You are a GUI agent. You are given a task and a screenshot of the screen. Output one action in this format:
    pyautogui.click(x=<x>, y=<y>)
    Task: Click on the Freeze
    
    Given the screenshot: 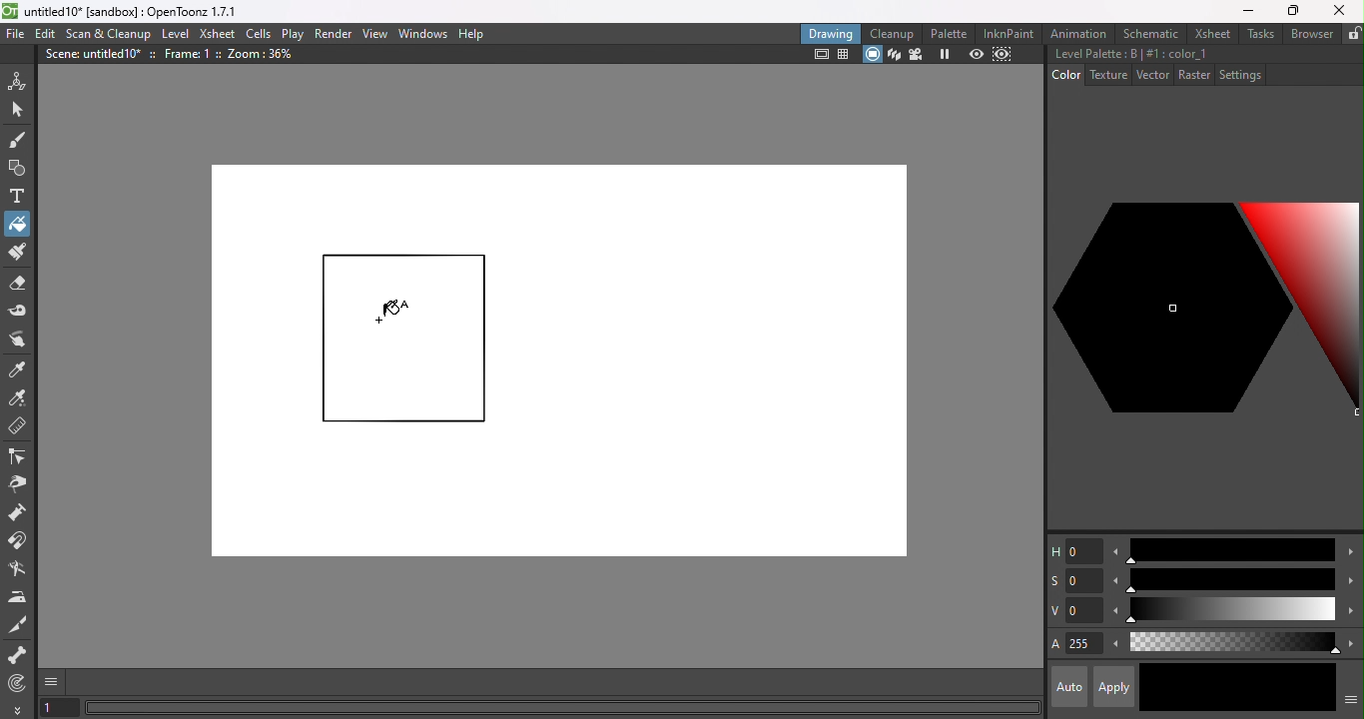 What is the action you would take?
    pyautogui.click(x=946, y=56)
    